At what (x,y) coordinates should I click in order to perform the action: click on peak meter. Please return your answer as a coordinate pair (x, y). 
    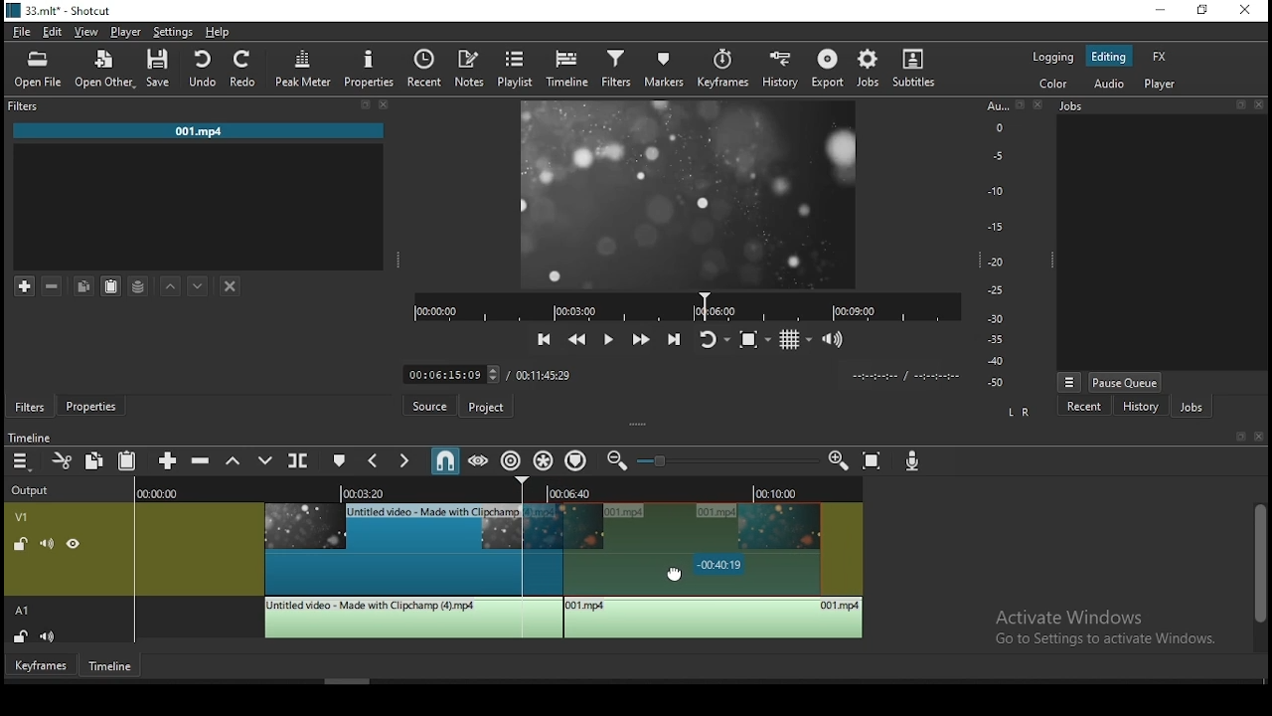
    Looking at the image, I should click on (302, 68).